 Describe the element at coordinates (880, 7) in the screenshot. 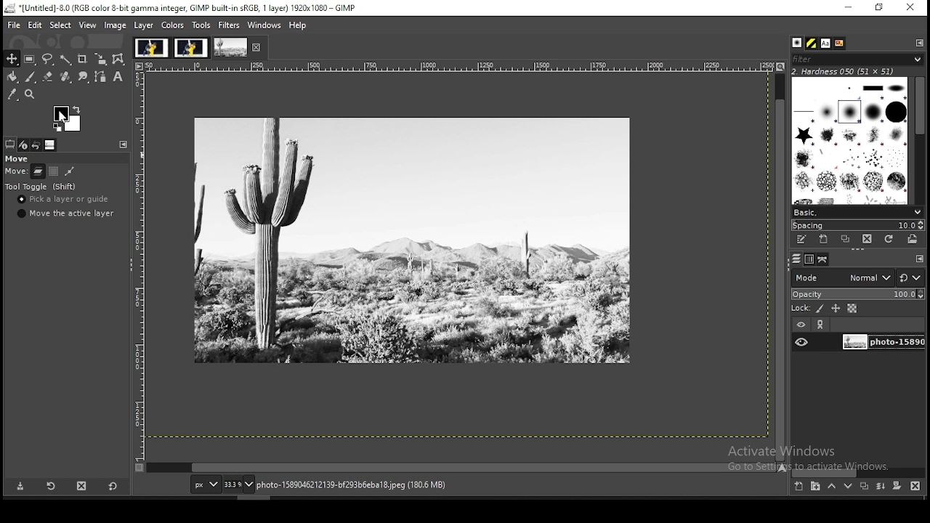

I see `restore` at that location.